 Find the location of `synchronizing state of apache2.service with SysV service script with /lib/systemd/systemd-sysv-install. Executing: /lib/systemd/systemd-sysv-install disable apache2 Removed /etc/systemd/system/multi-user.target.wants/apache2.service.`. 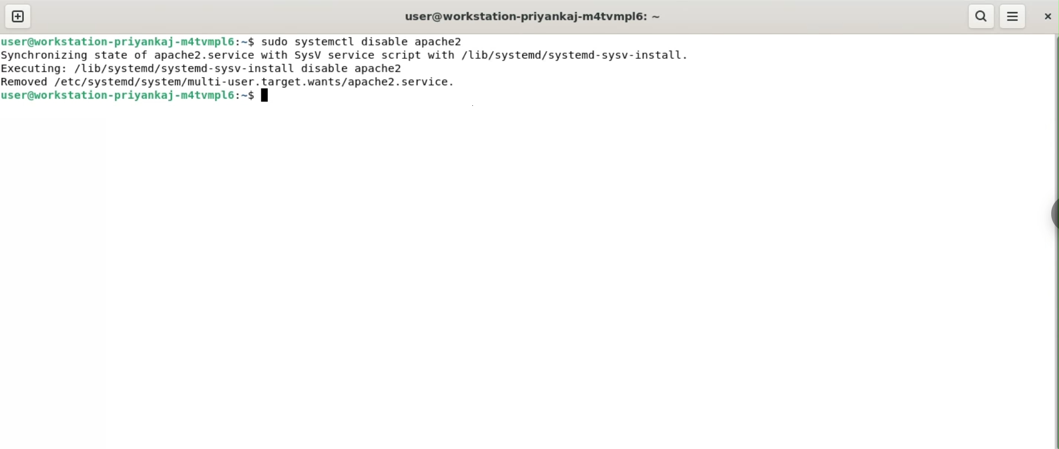

synchronizing state of apache2.service with SysV service script with /lib/systemd/systemd-sysv-install. Executing: /lib/systemd/systemd-sysv-install disable apache2 Removed /etc/systemd/system/multi-user.target.wants/apache2.service. is located at coordinates (348, 68).